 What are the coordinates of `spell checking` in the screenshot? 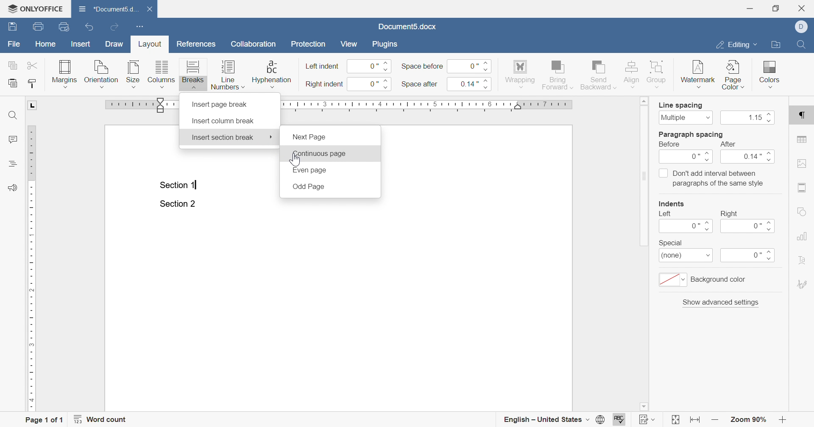 It's located at (621, 419).